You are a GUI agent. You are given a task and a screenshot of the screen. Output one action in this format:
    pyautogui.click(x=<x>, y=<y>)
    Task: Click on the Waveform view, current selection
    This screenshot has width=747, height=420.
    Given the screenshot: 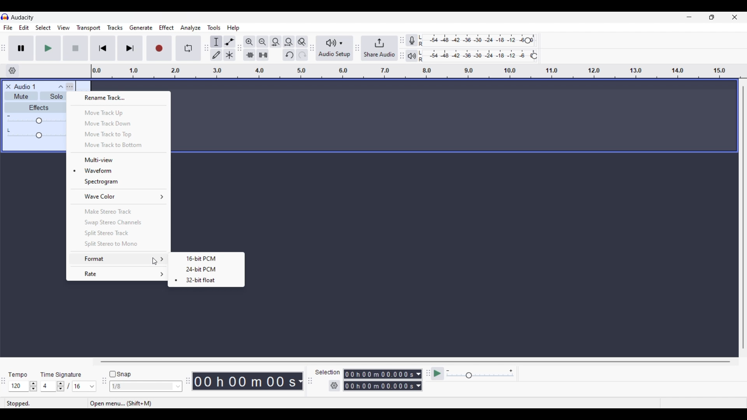 What is the action you would take?
    pyautogui.click(x=119, y=170)
    